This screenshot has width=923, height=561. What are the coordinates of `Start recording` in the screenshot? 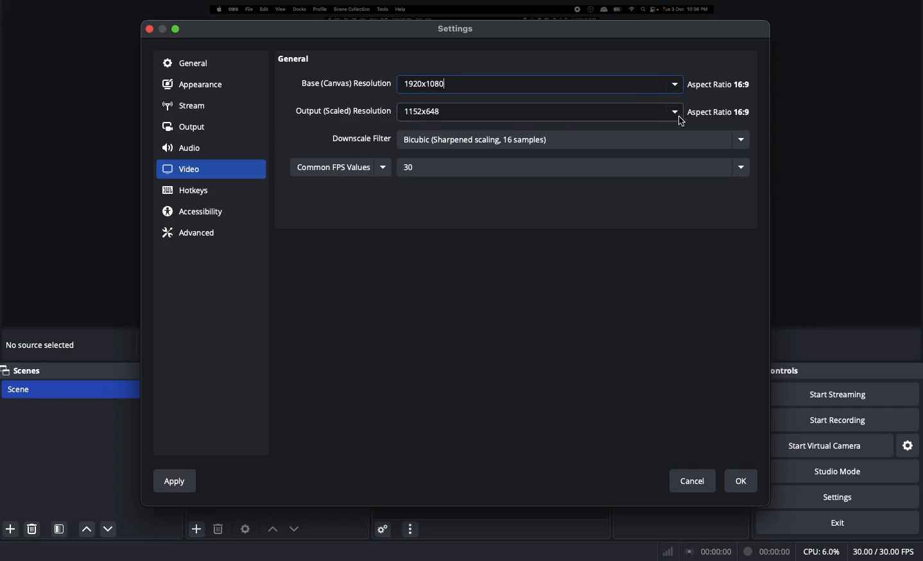 It's located at (846, 421).